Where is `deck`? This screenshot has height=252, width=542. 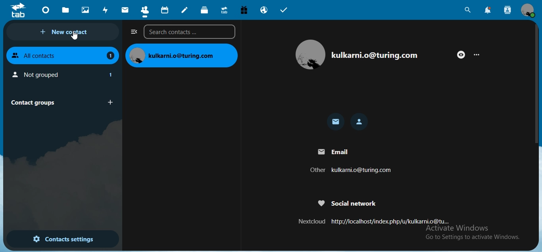 deck is located at coordinates (206, 10).